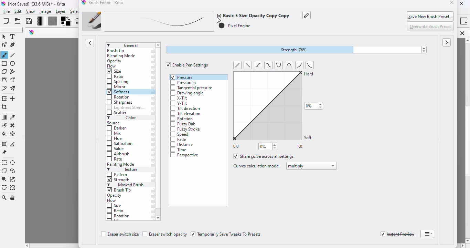 The image size is (470, 248). Describe the element at coordinates (13, 179) in the screenshot. I see `similar color selection tool` at that location.